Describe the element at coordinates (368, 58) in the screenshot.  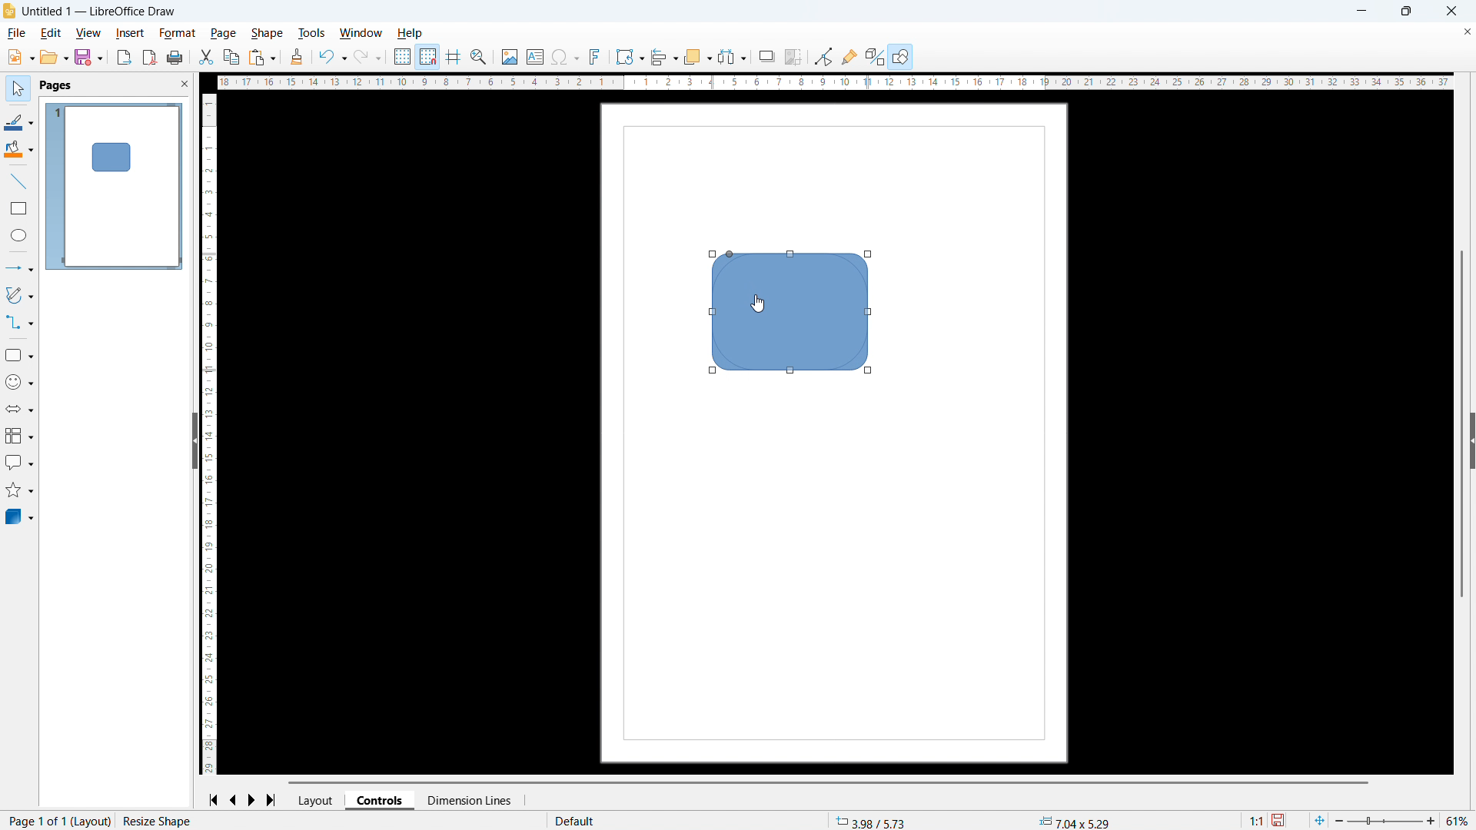
I see `Redo ` at that location.